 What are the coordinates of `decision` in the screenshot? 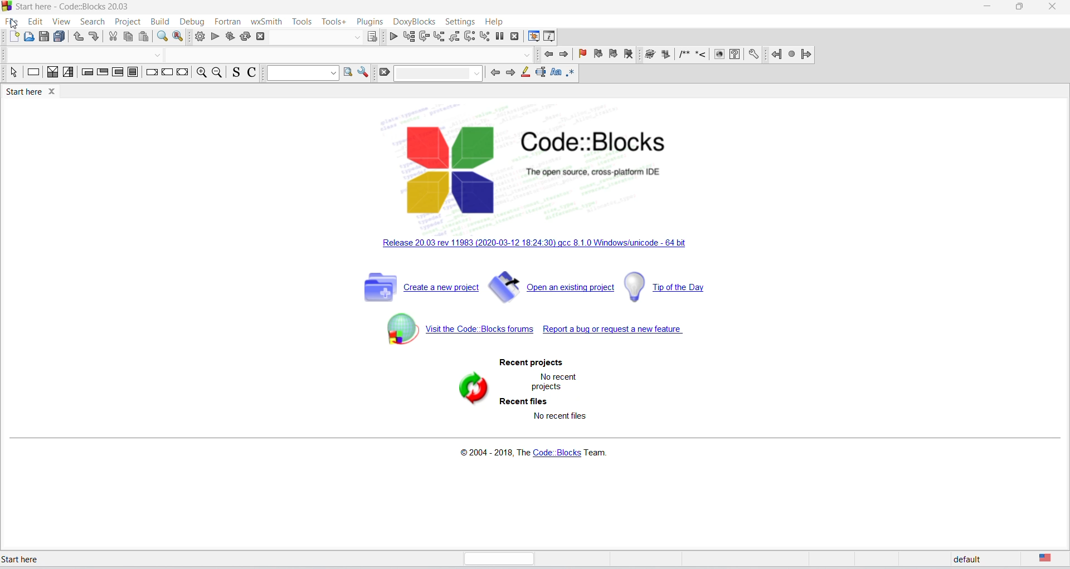 It's located at (35, 73).